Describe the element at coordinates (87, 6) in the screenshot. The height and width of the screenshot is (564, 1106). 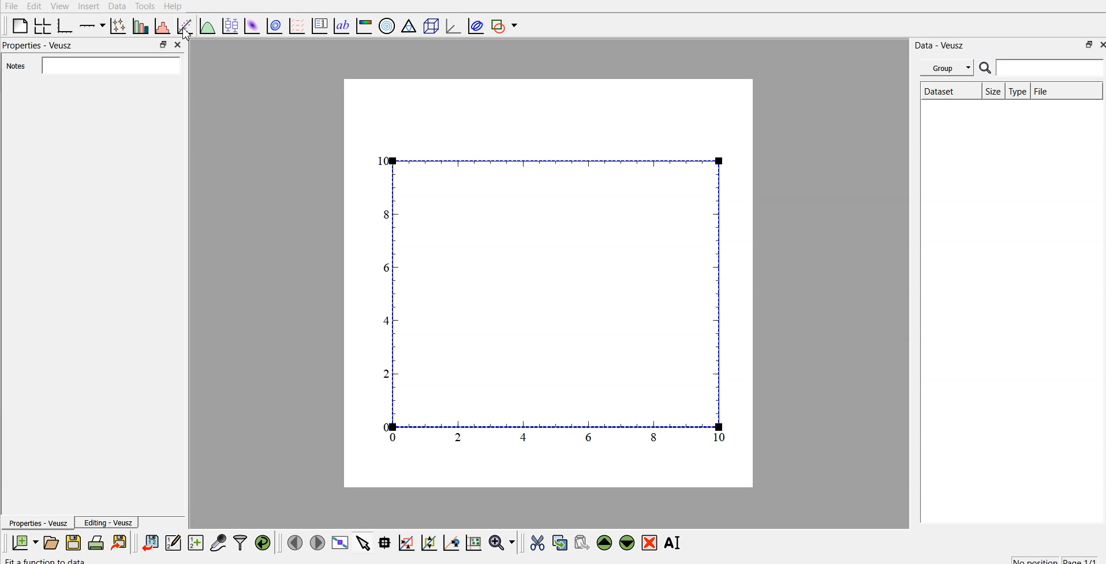
I see `insert` at that location.